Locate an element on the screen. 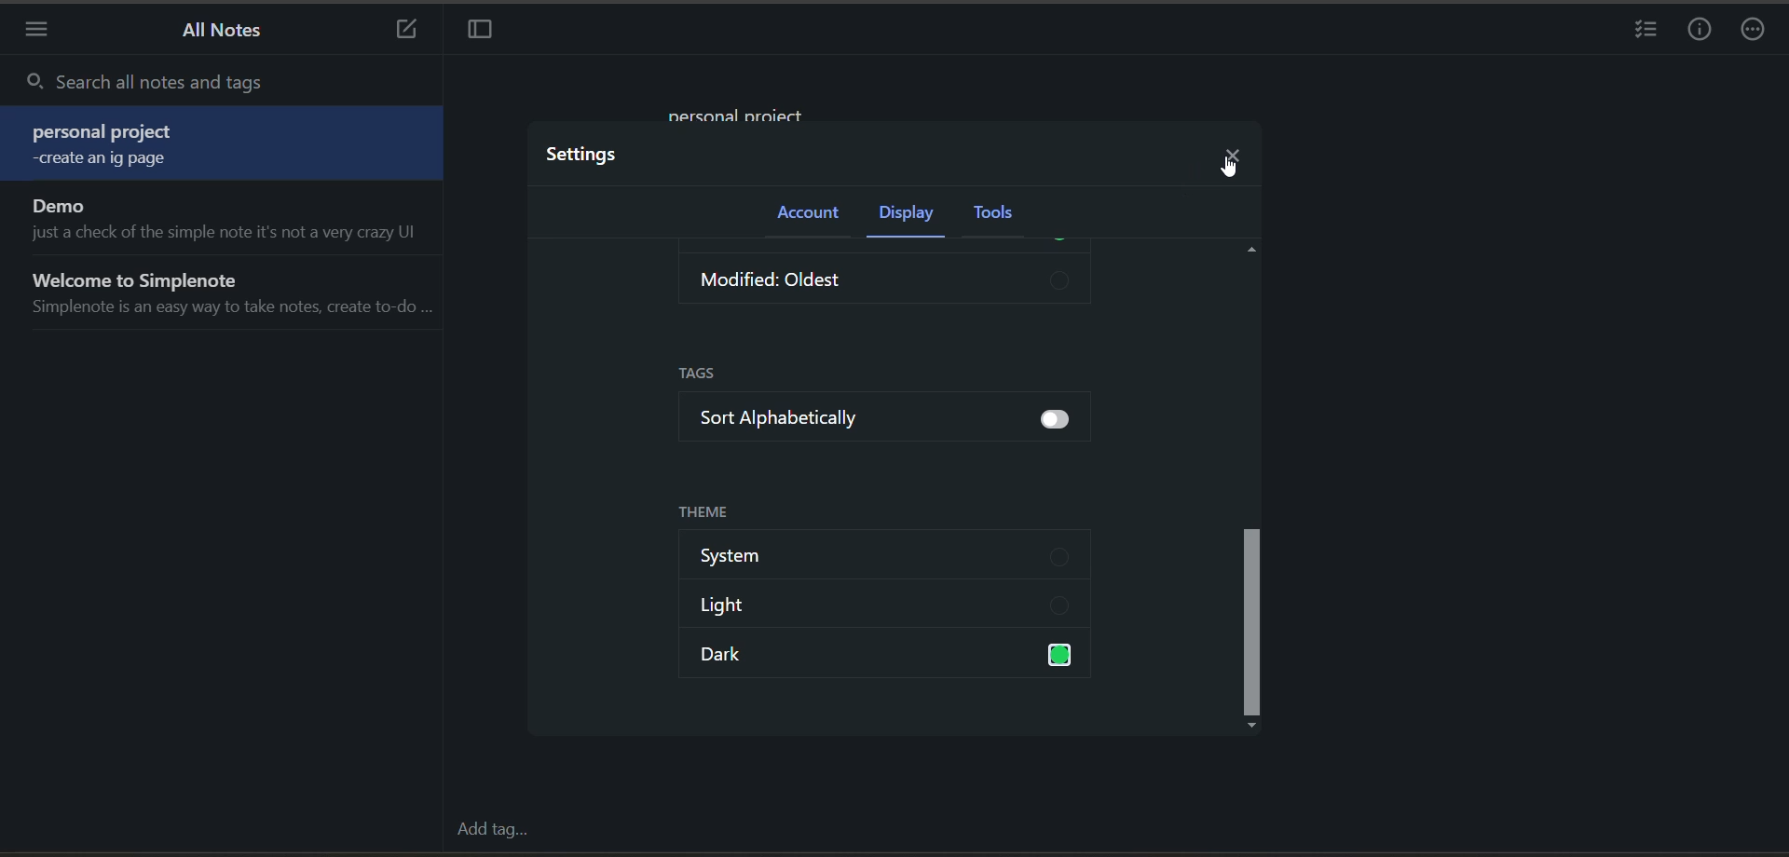 This screenshot has height=857, width=1789. system is located at coordinates (886, 558).